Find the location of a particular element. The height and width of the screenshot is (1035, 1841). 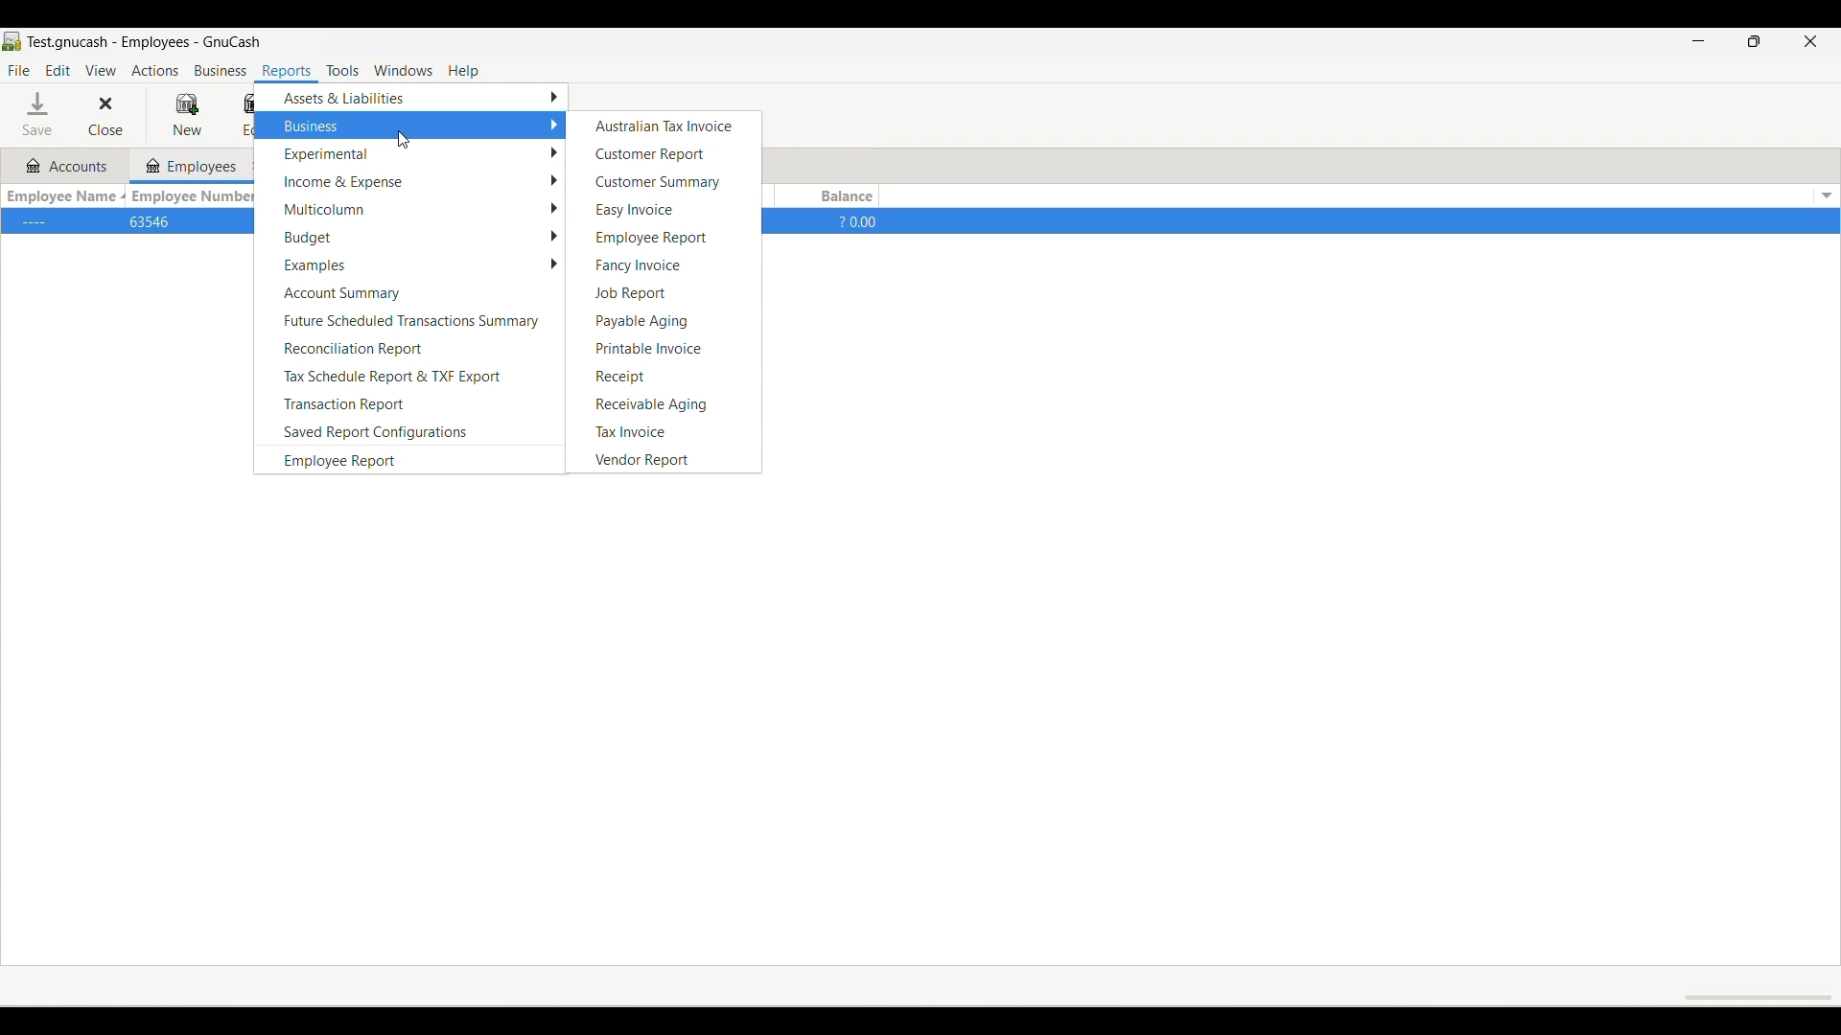

Employee report is located at coordinates (664, 238).